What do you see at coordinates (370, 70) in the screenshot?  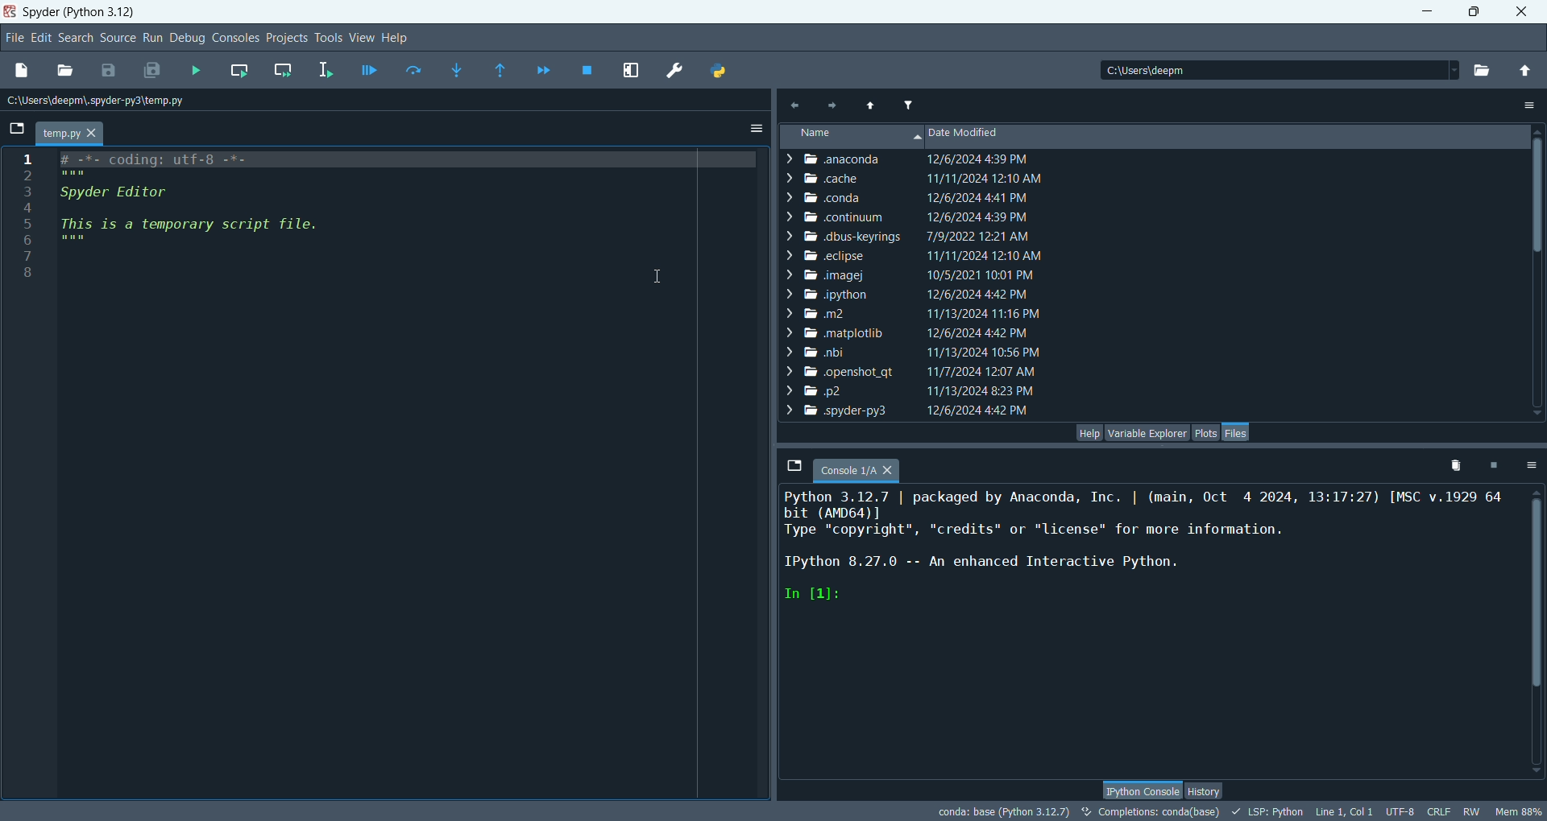 I see `debug file` at bounding box center [370, 70].